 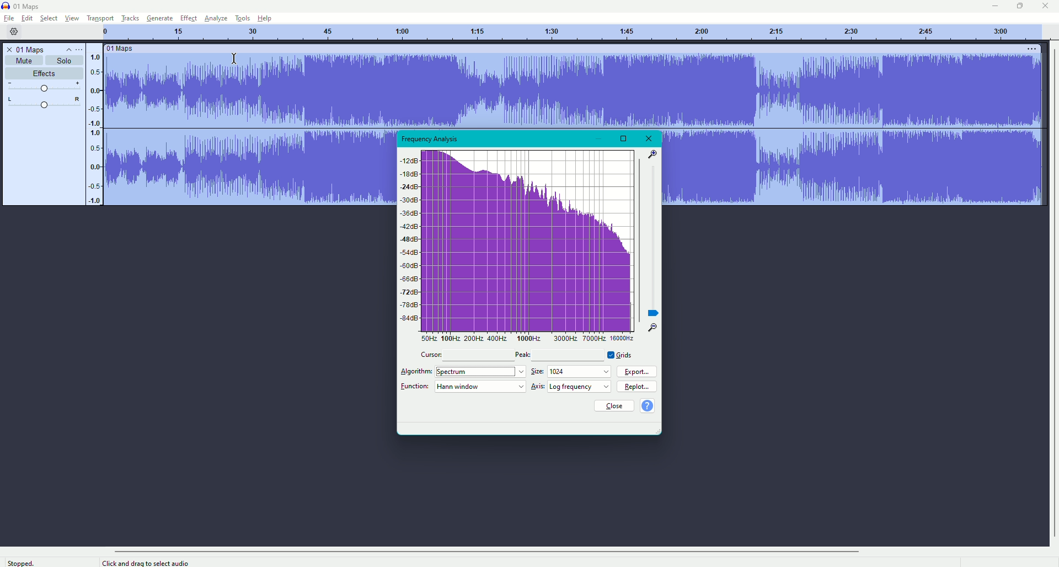 I want to click on Minimize, so click(x=600, y=137).